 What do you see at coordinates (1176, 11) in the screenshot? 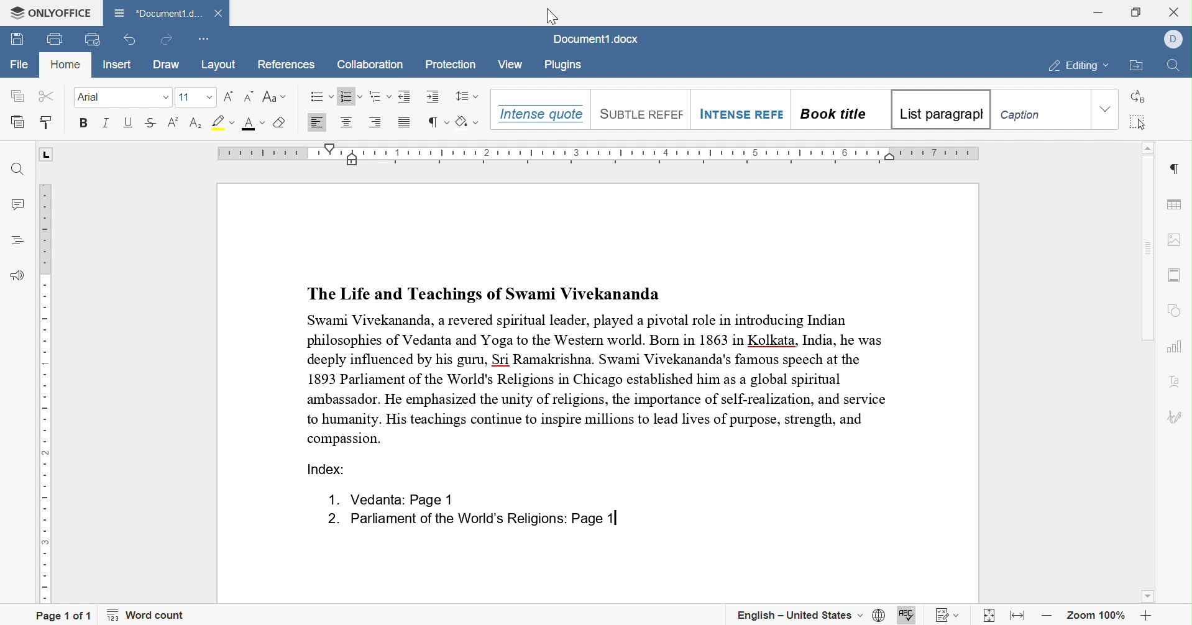
I see `close` at bounding box center [1176, 11].